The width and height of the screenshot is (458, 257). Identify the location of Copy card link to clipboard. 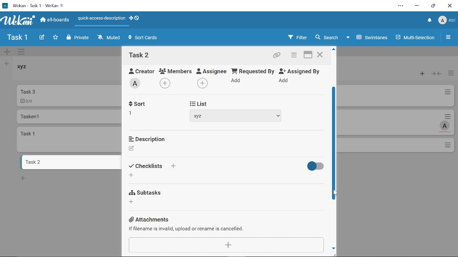
(278, 56).